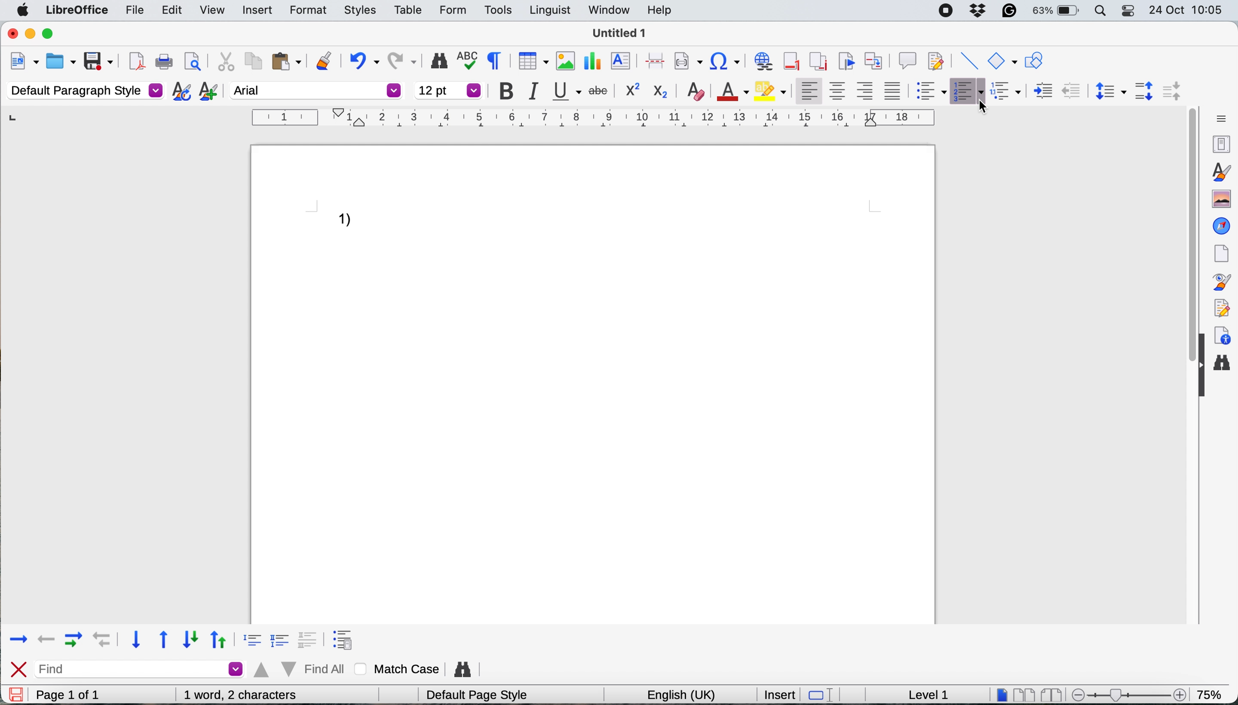 This screenshot has height=705, width=1238. I want to click on backward, so click(47, 637).